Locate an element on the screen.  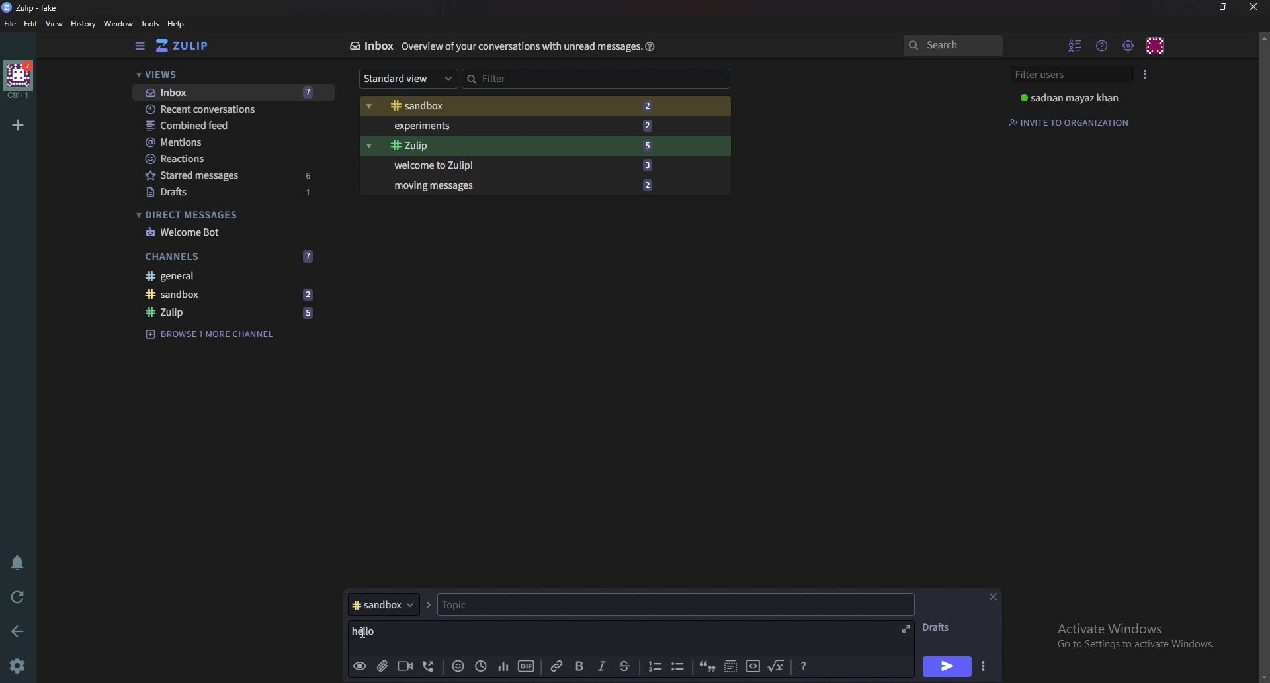
Mentions is located at coordinates (228, 142).